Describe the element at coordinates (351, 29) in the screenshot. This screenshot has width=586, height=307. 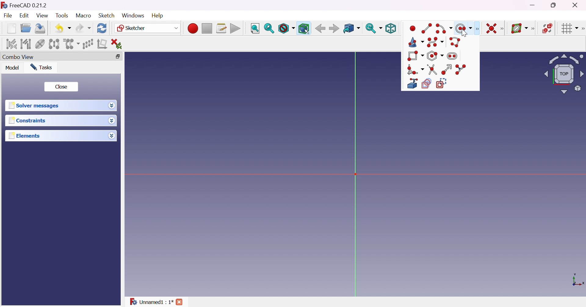
I see `Go to linked object` at that location.